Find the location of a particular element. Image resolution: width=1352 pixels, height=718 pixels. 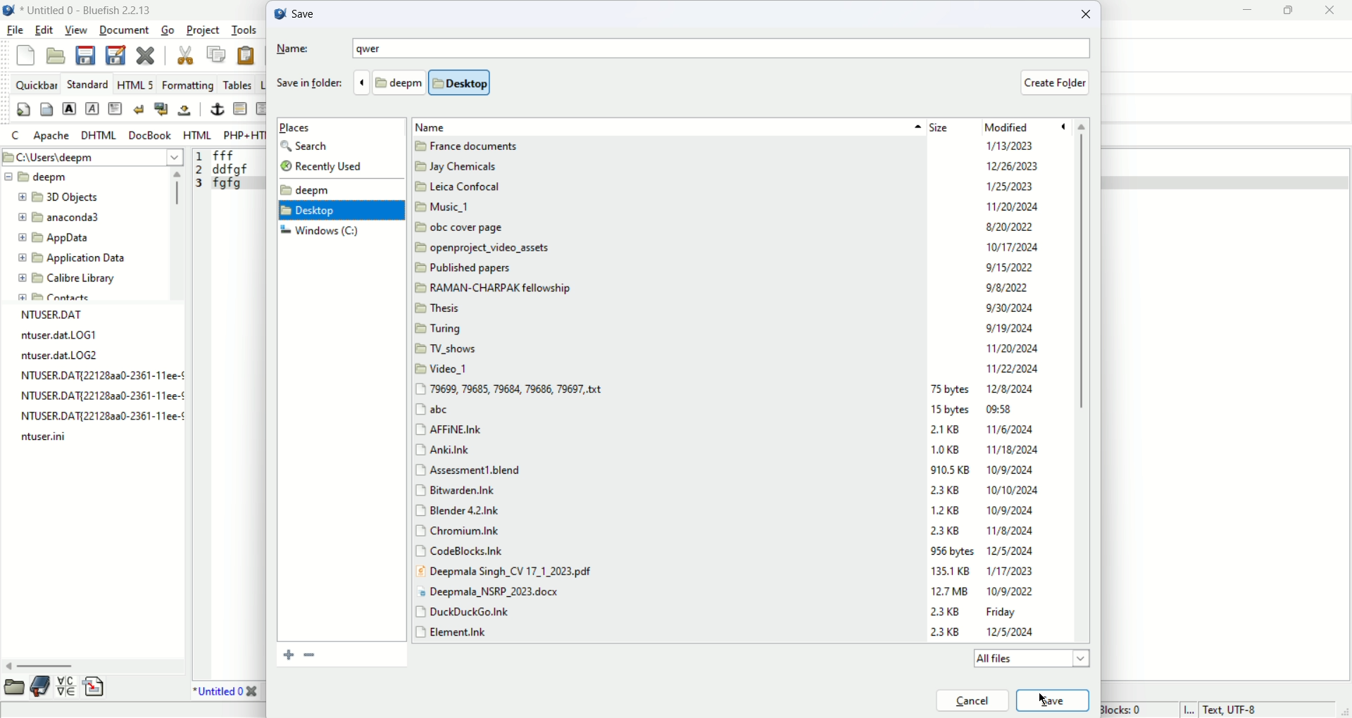

file browser is located at coordinates (13, 688).